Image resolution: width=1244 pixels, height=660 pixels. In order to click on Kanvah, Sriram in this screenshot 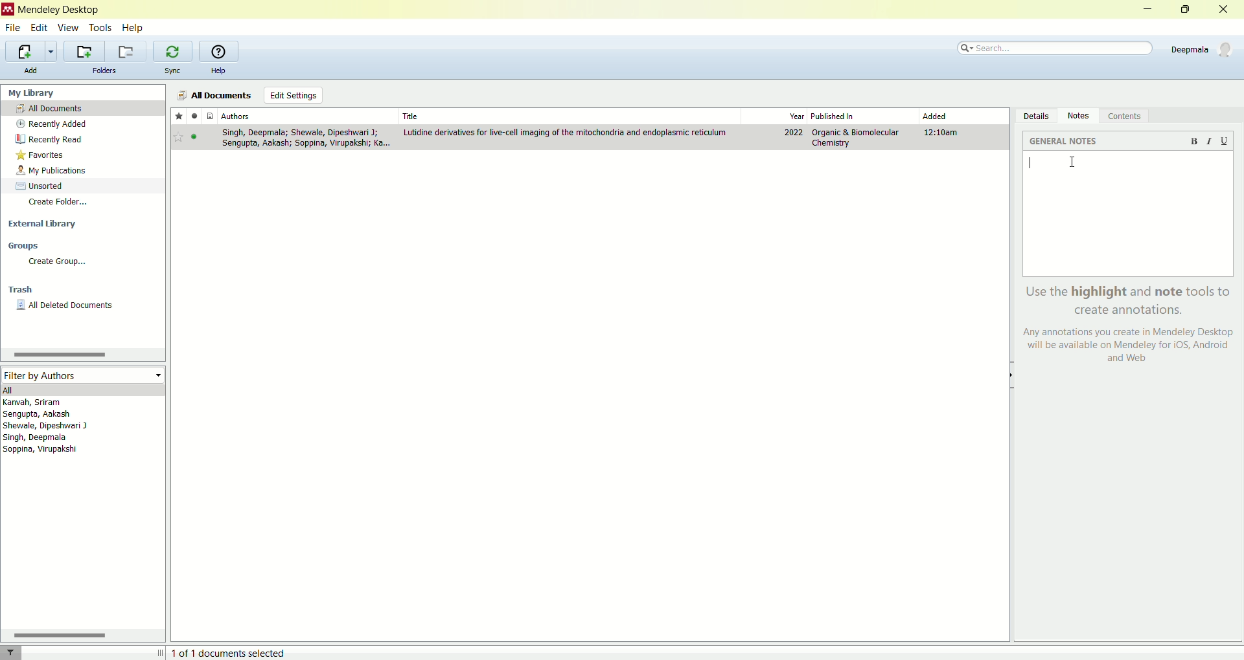, I will do `click(69, 402)`.